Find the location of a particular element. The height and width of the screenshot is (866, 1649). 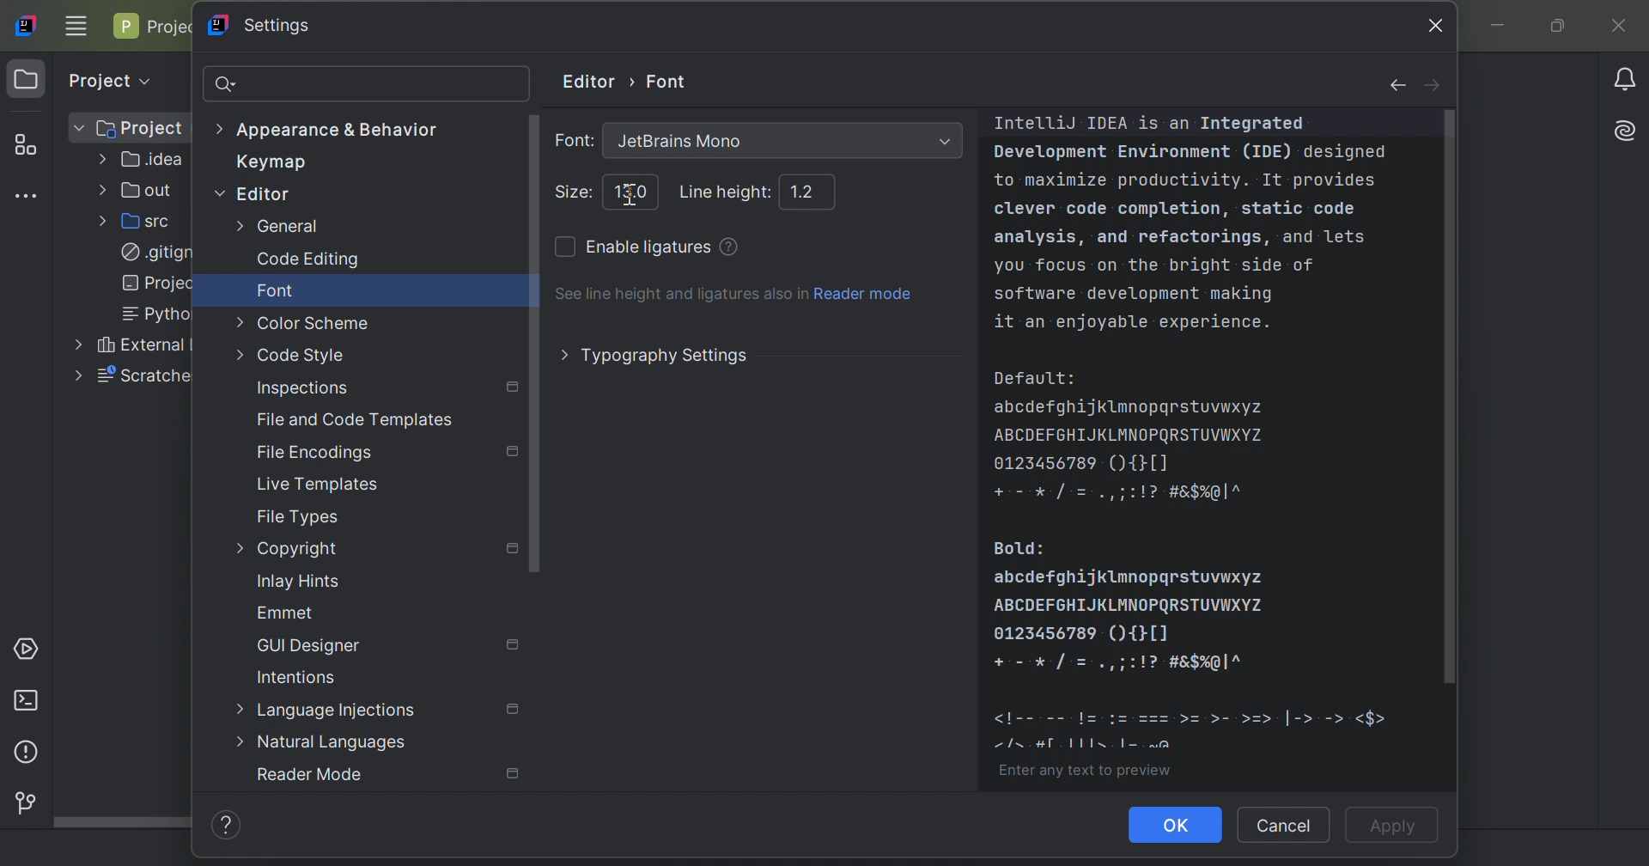

Project is located at coordinates (127, 129).